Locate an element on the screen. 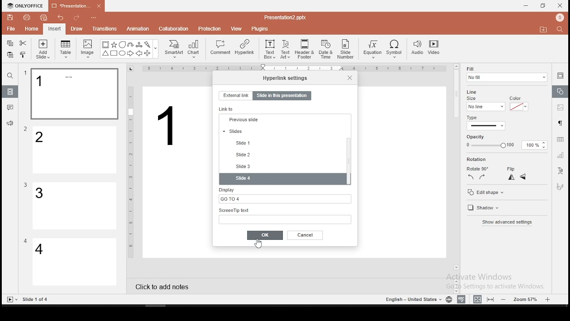 This screenshot has width=570, height=321. Arrow triways is located at coordinates (139, 45).